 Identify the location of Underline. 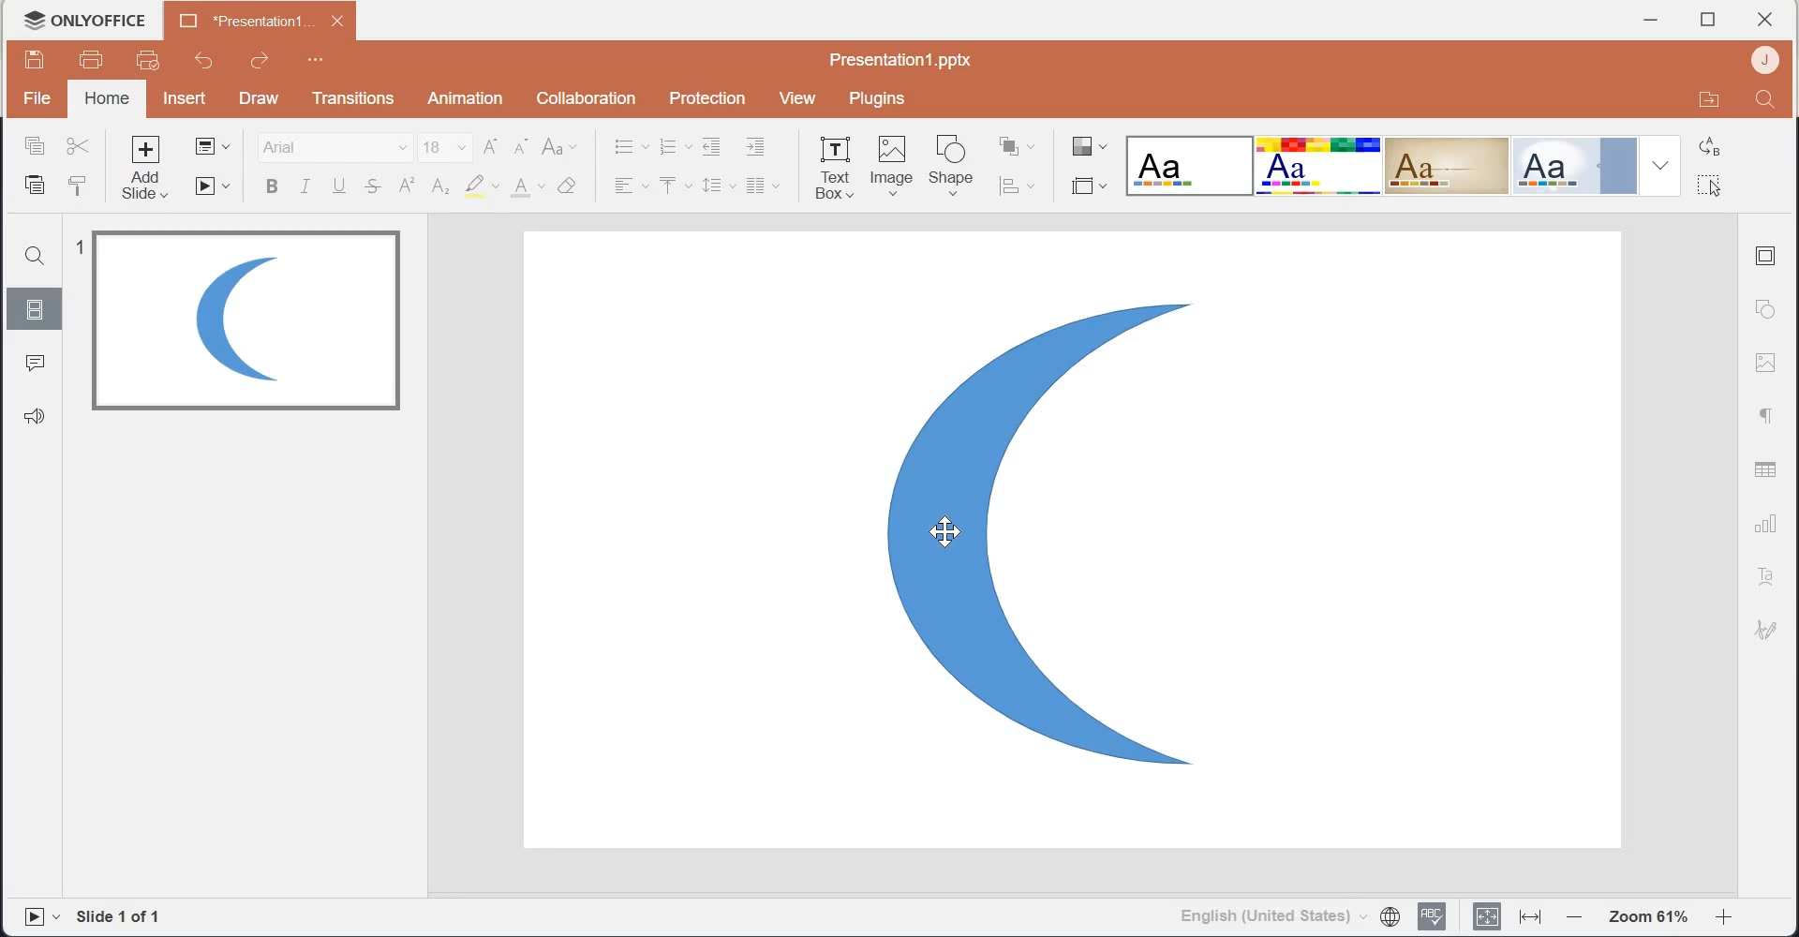
(343, 186).